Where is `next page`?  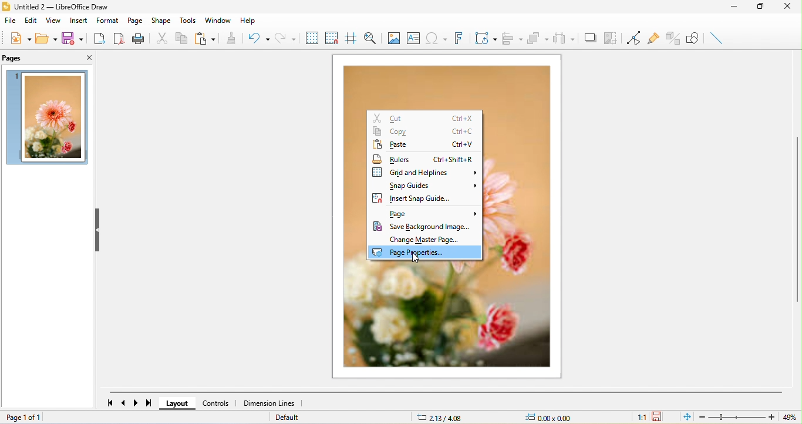 next page is located at coordinates (134, 403).